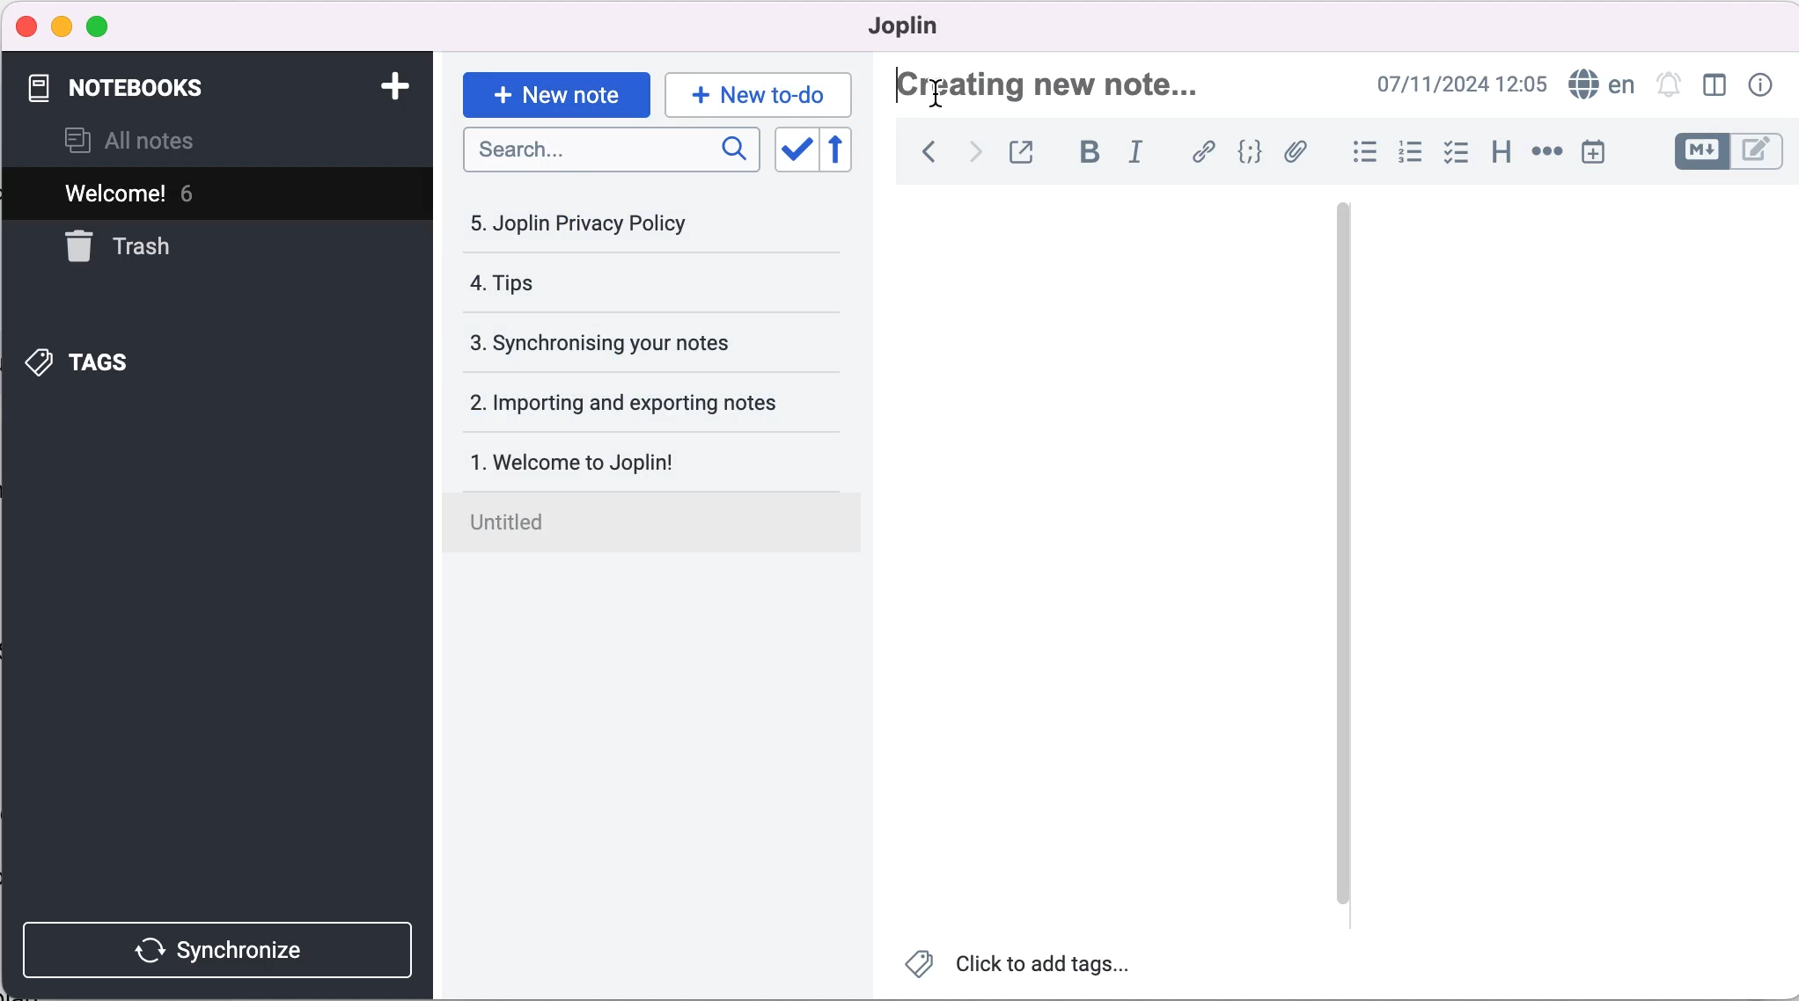 The image size is (1799, 1001). What do you see at coordinates (24, 27) in the screenshot?
I see `close` at bounding box center [24, 27].